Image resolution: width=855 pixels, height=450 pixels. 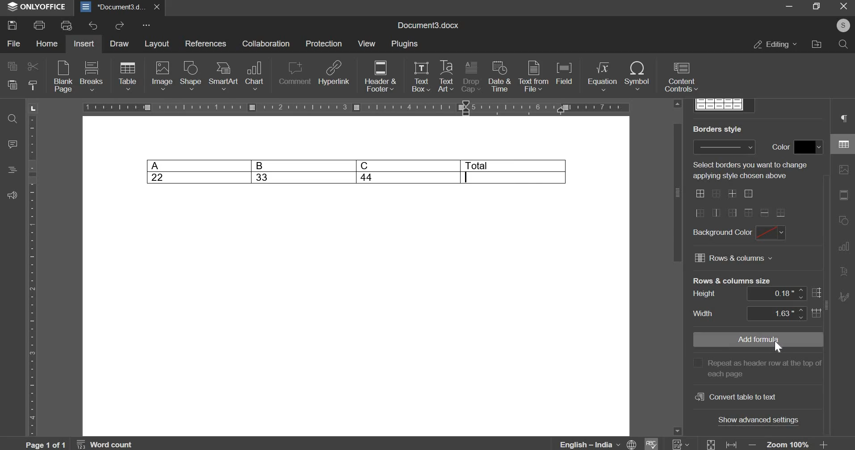 What do you see at coordinates (843, 272) in the screenshot?
I see `text art settings` at bounding box center [843, 272].